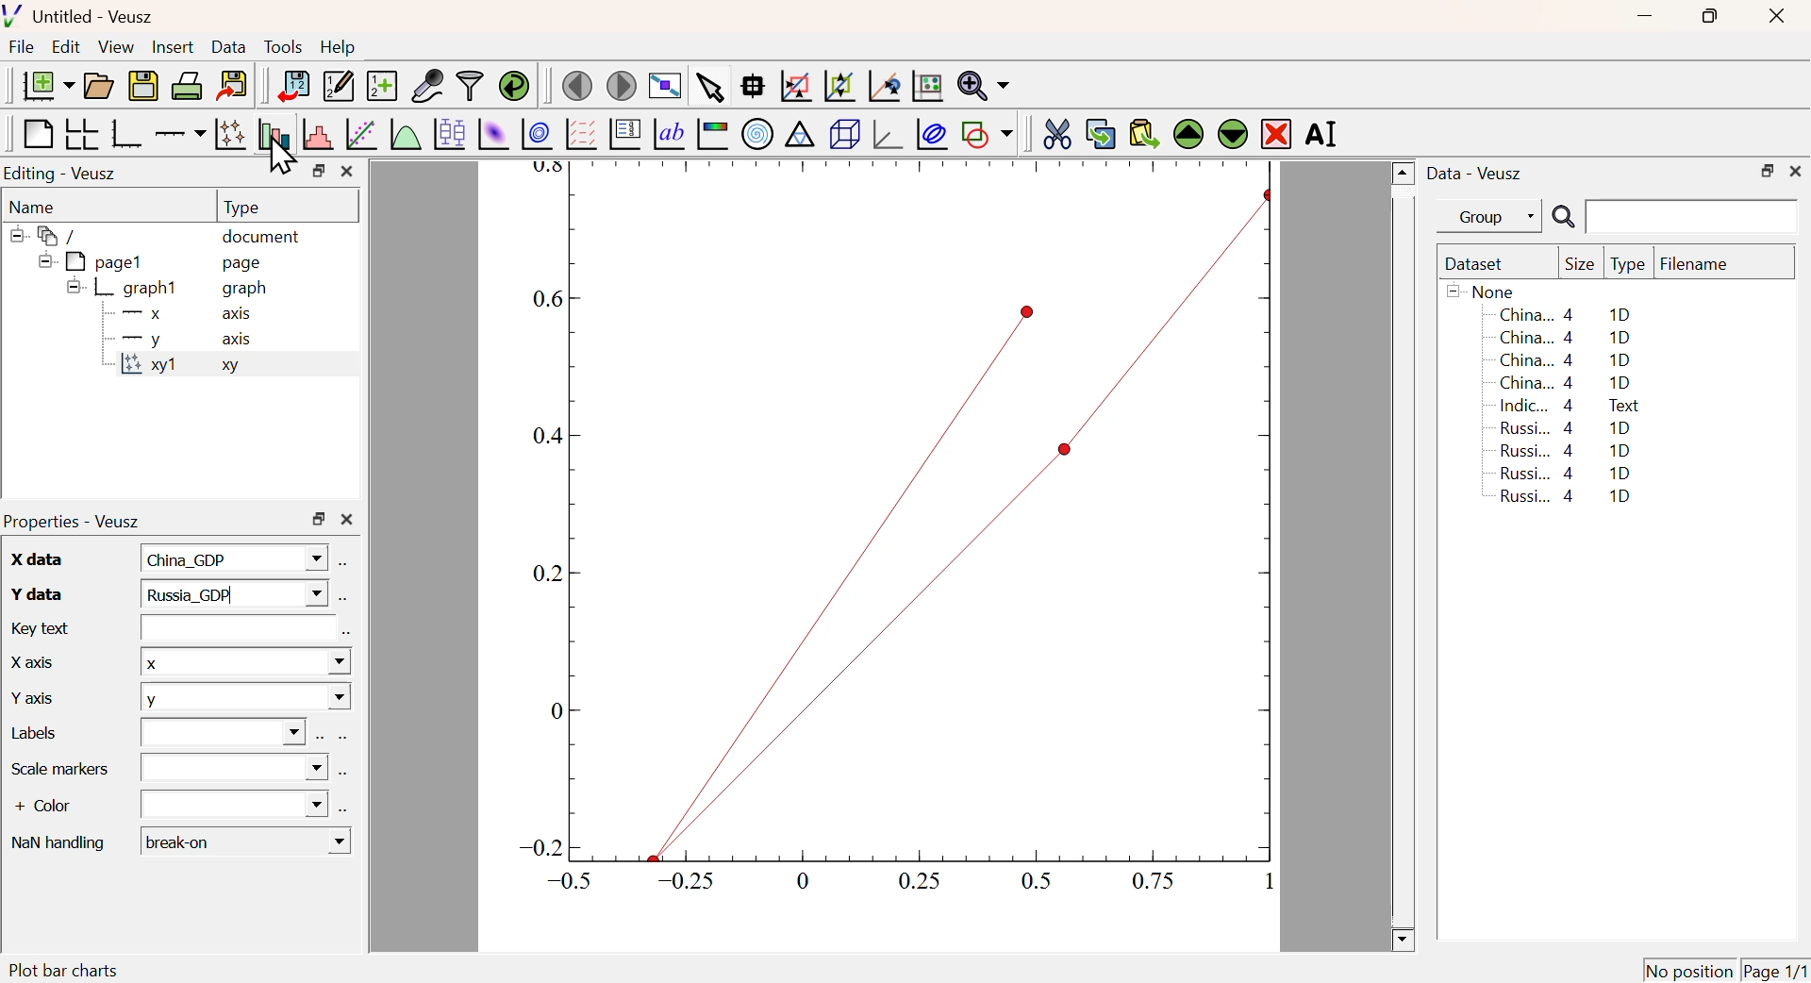 Image resolution: width=1811 pixels, height=983 pixels. Describe the element at coordinates (932, 136) in the screenshot. I see `Plot Covariance Ellipses` at that location.